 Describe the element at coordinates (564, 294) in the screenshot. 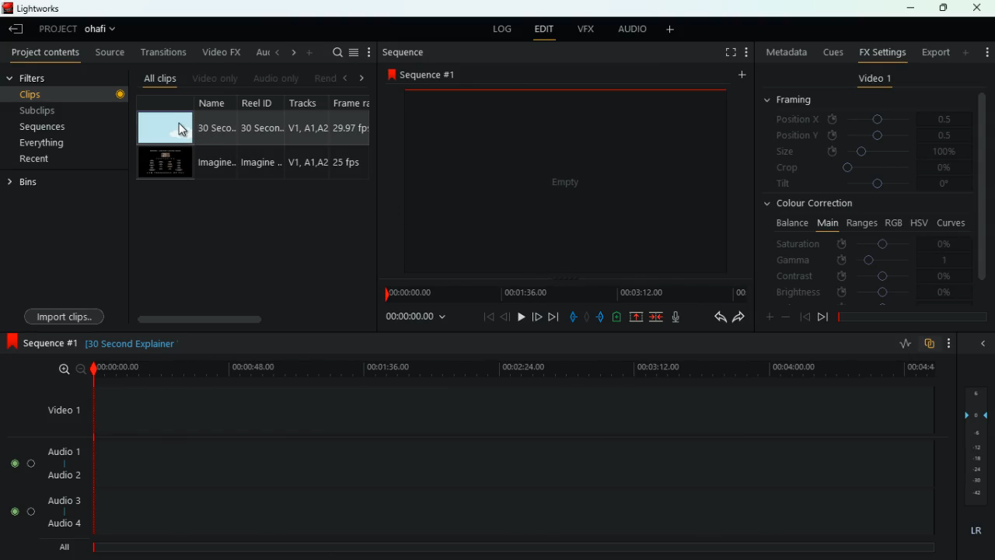

I see `time` at that location.